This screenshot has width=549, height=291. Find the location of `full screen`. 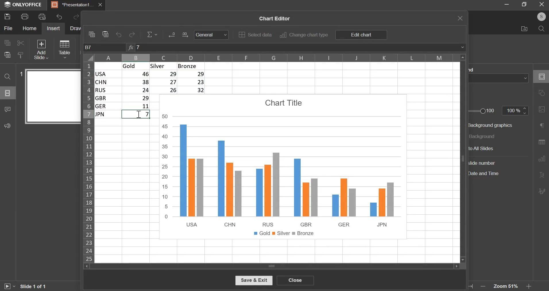

full screen is located at coordinates (524, 4).